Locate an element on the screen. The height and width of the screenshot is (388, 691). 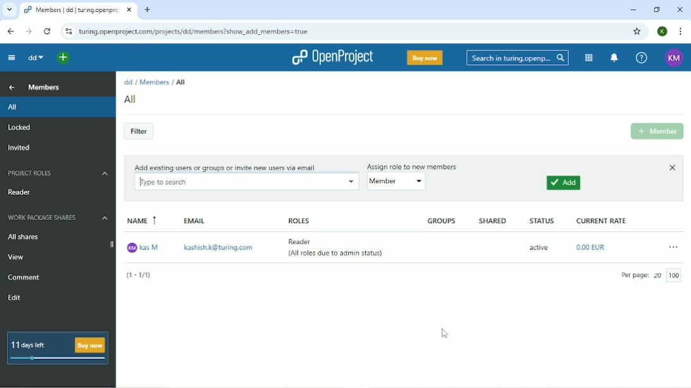
View site information is located at coordinates (67, 30).